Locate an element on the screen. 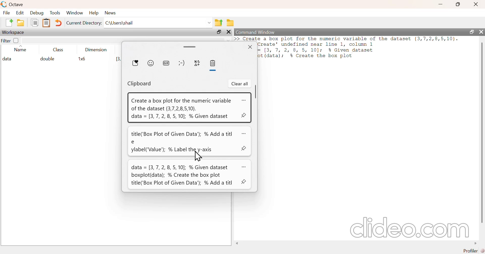 Image resolution: width=485 pixels, height=254 pixels. edit is located at coordinates (21, 13).